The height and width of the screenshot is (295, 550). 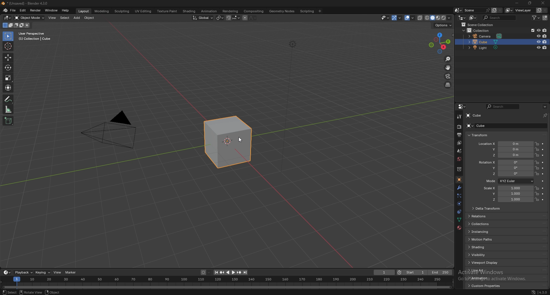 What do you see at coordinates (438, 18) in the screenshot?
I see `viewport shading` at bounding box center [438, 18].